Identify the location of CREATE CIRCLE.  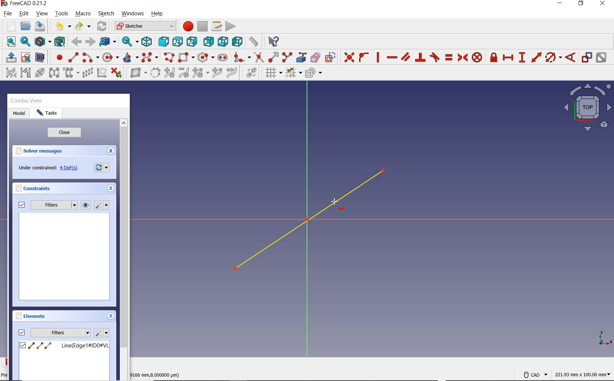
(110, 57).